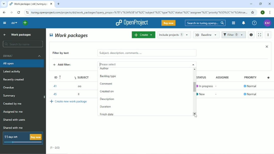 The height and width of the screenshot is (154, 274). I want to click on Search, so click(205, 23).